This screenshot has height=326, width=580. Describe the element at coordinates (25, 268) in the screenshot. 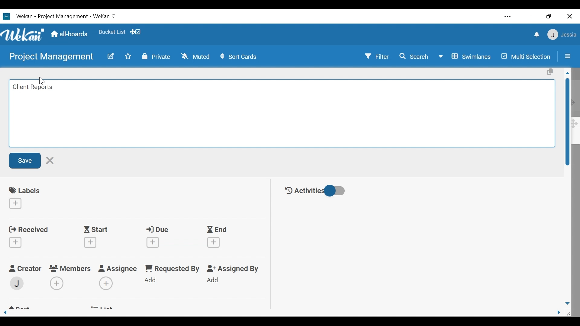

I see `Craetor` at that location.